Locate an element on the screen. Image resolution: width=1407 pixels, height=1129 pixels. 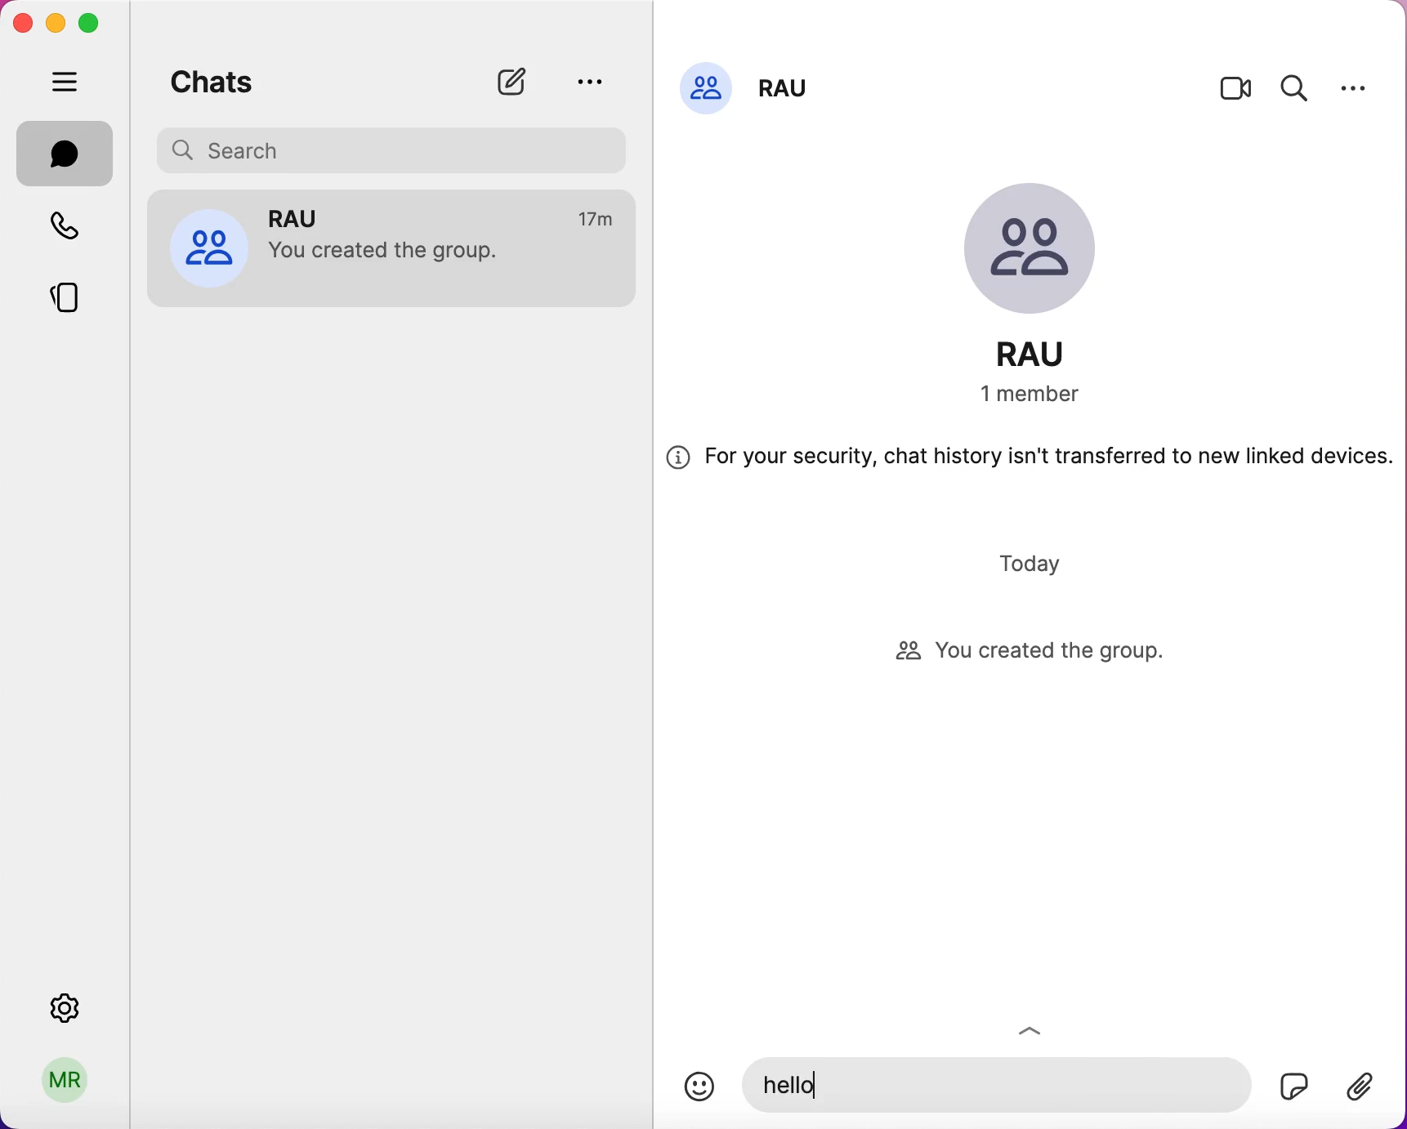
chats is located at coordinates (212, 78).